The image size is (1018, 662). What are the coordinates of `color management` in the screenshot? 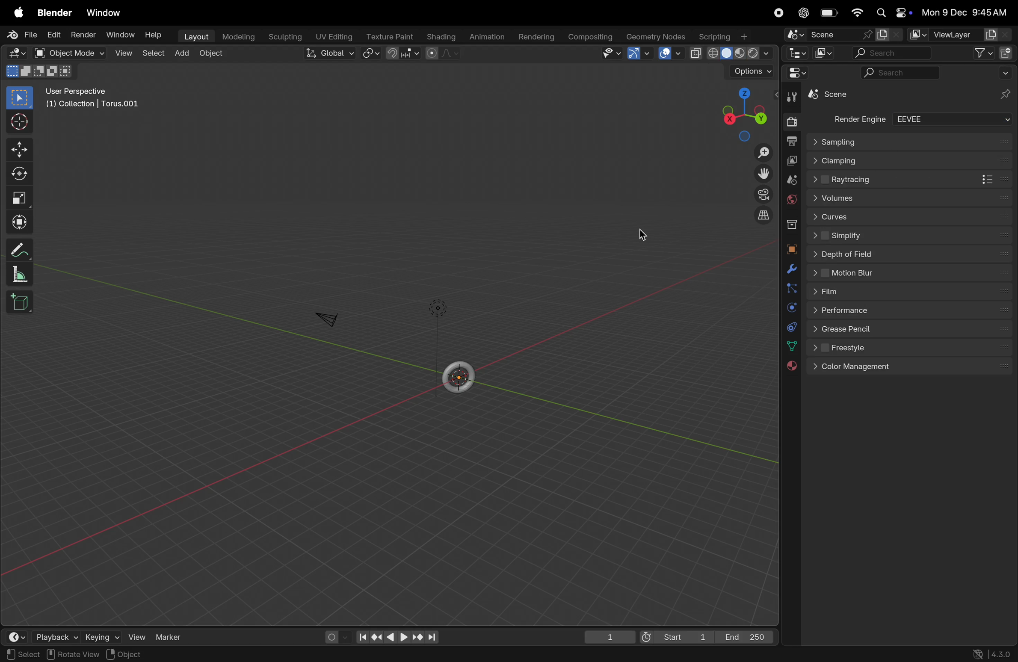 It's located at (914, 367).